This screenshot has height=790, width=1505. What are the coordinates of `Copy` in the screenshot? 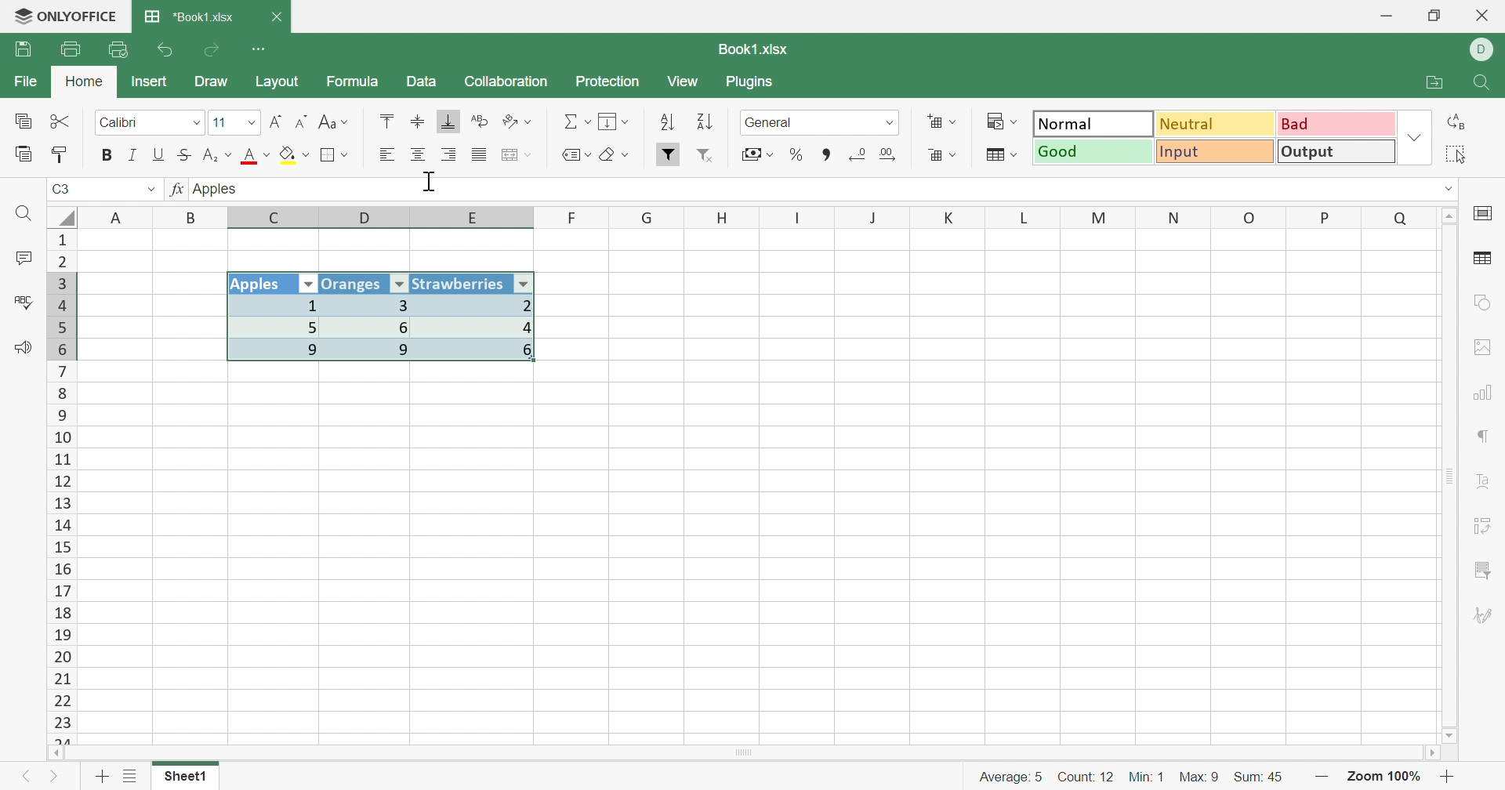 It's located at (22, 122).